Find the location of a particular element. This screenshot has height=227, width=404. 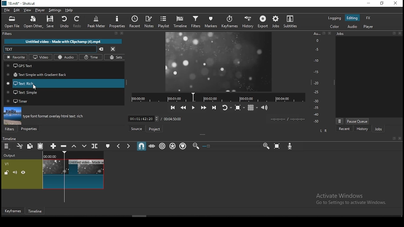

logging is located at coordinates (335, 18).